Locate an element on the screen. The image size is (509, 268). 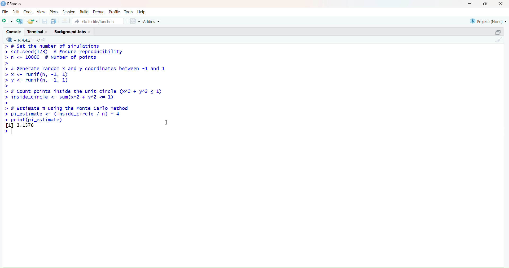
Code is located at coordinates (28, 12).